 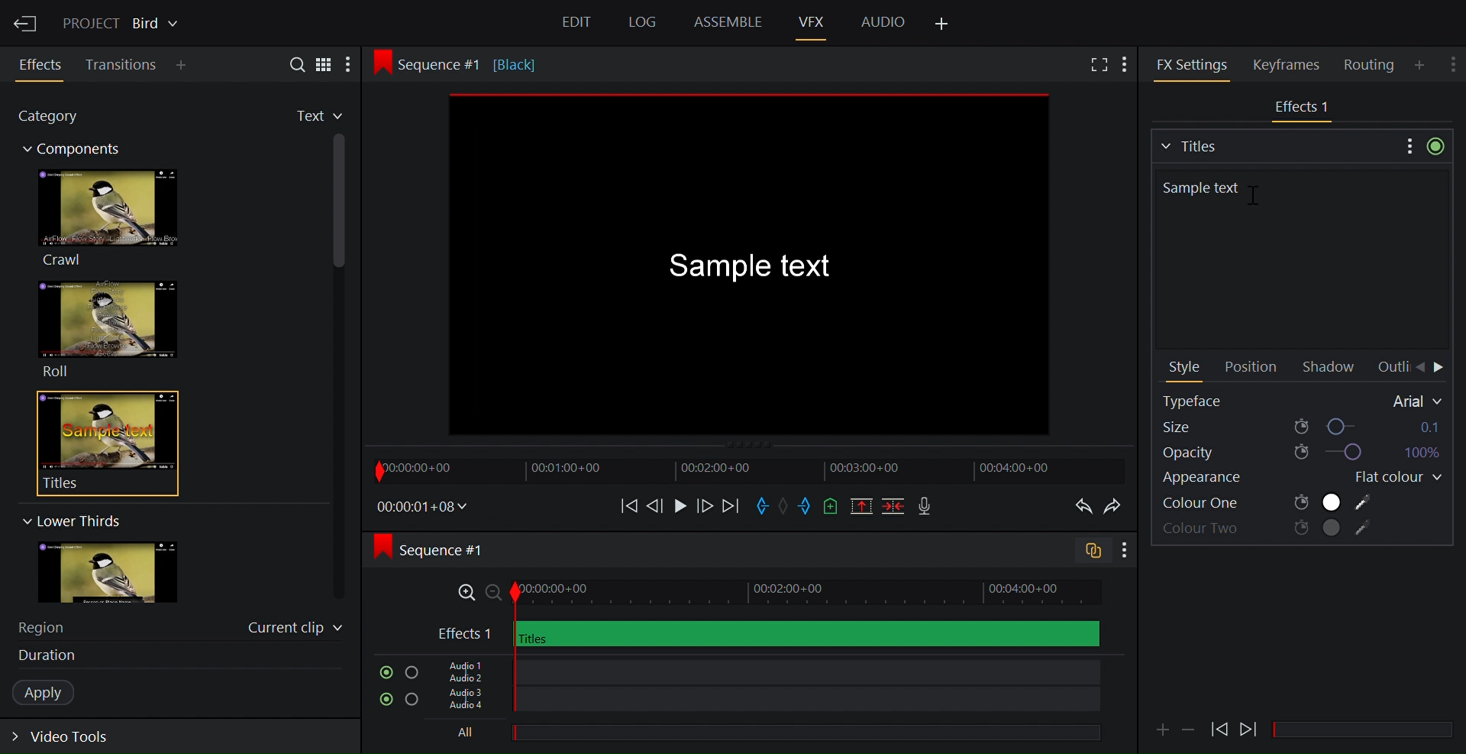 I want to click on Lower Thirs, so click(x=70, y=520).